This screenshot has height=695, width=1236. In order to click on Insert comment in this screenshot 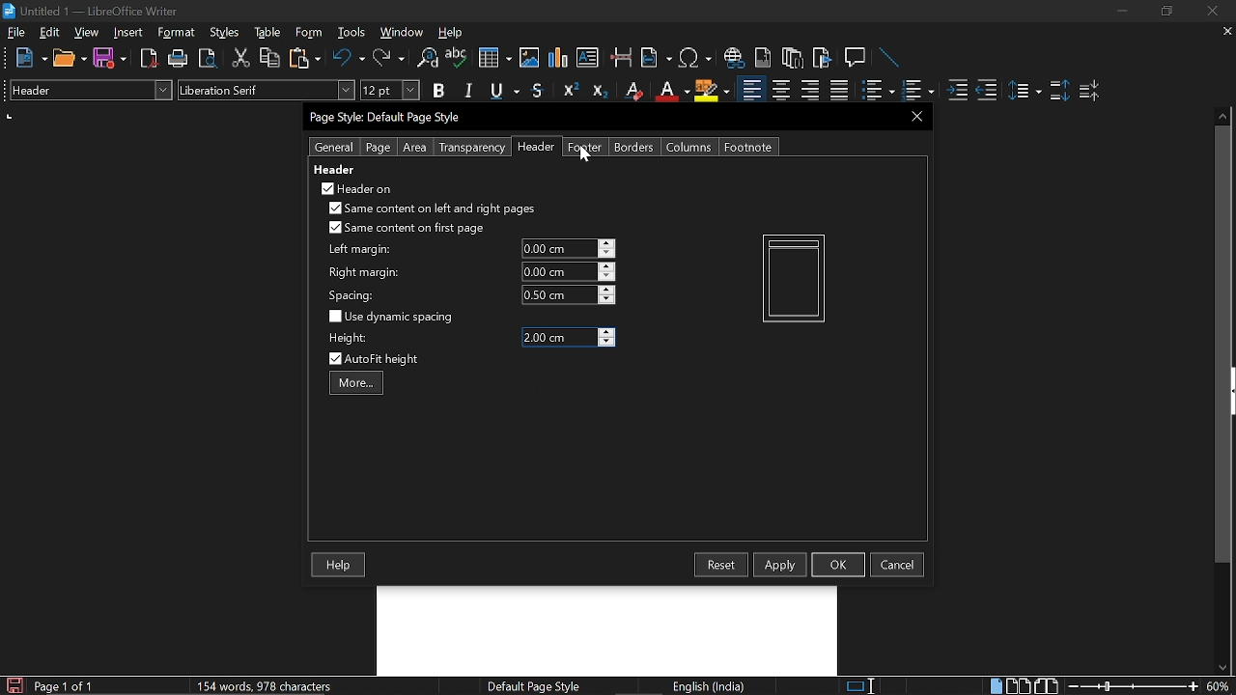, I will do `click(857, 58)`.